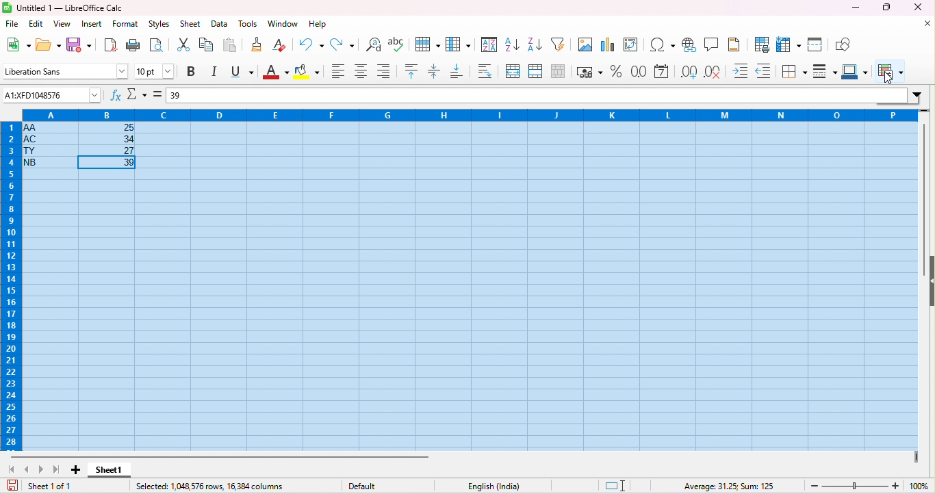 This screenshot has height=494, width=935. Describe the element at coordinates (556, 70) in the screenshot. I see `unmerge` at that location.